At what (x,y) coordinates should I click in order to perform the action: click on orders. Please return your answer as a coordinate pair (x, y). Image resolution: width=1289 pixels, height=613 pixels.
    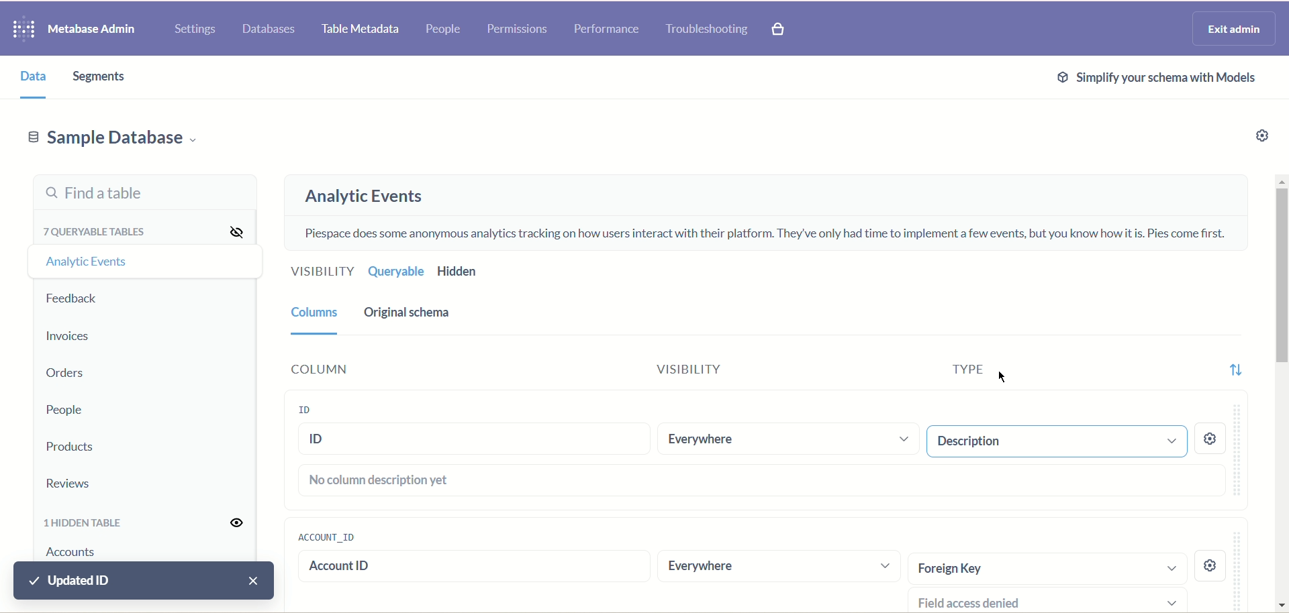
    Looking at the image, I should click on (63, 375).